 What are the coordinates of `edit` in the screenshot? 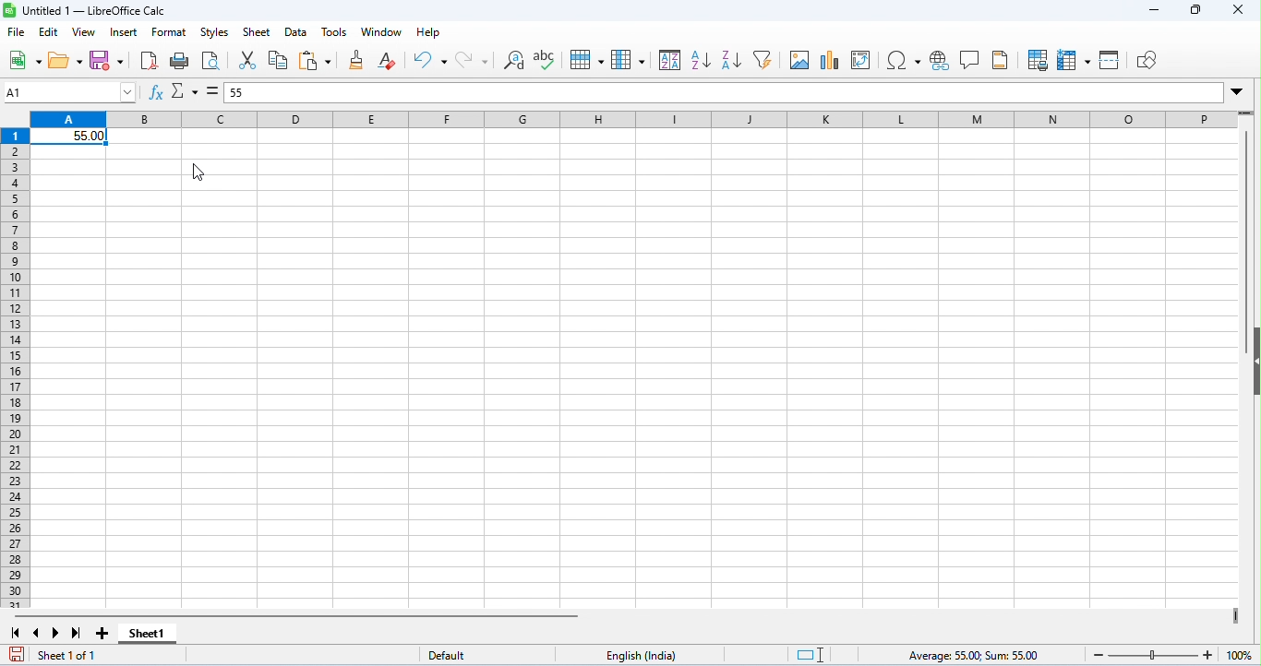 It's located at (49, 32).